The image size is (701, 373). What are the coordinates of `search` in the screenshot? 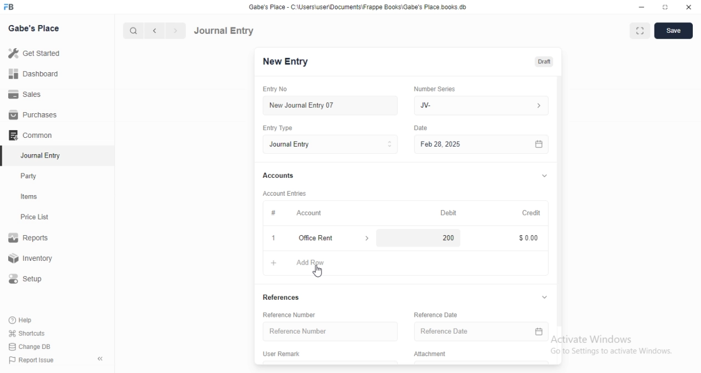 It's located at (132, 31).